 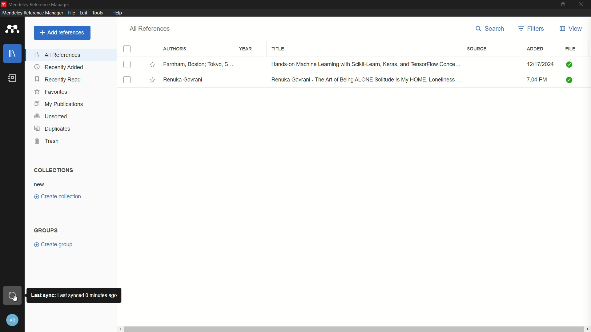 I want to click on cursor, so click(x=17, y=298).